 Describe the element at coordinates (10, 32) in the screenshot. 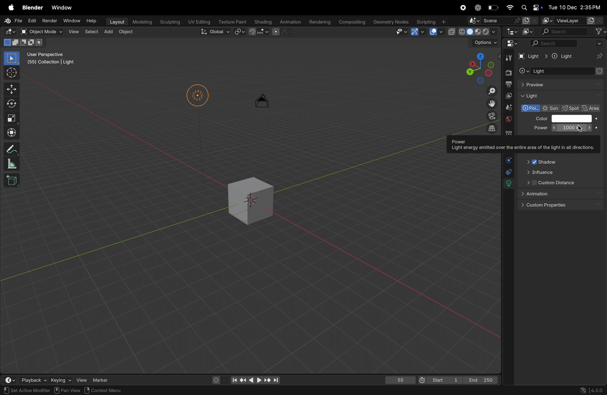

I see `Editor mode` at that location.